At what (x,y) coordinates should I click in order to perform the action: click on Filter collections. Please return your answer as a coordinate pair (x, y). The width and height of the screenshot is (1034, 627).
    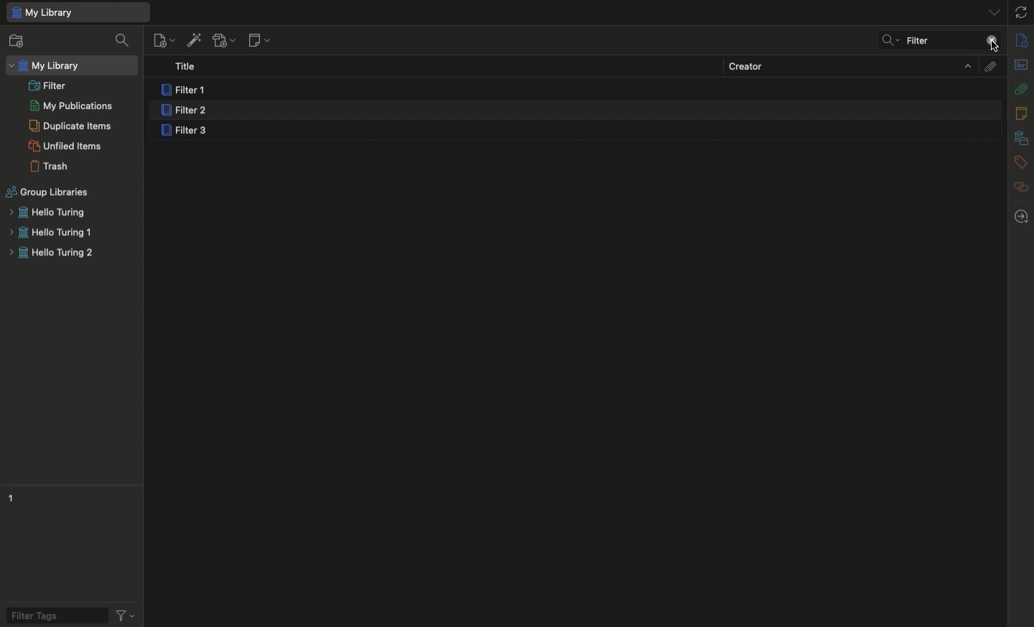
    Looking at the image, I should click on (124, 40).